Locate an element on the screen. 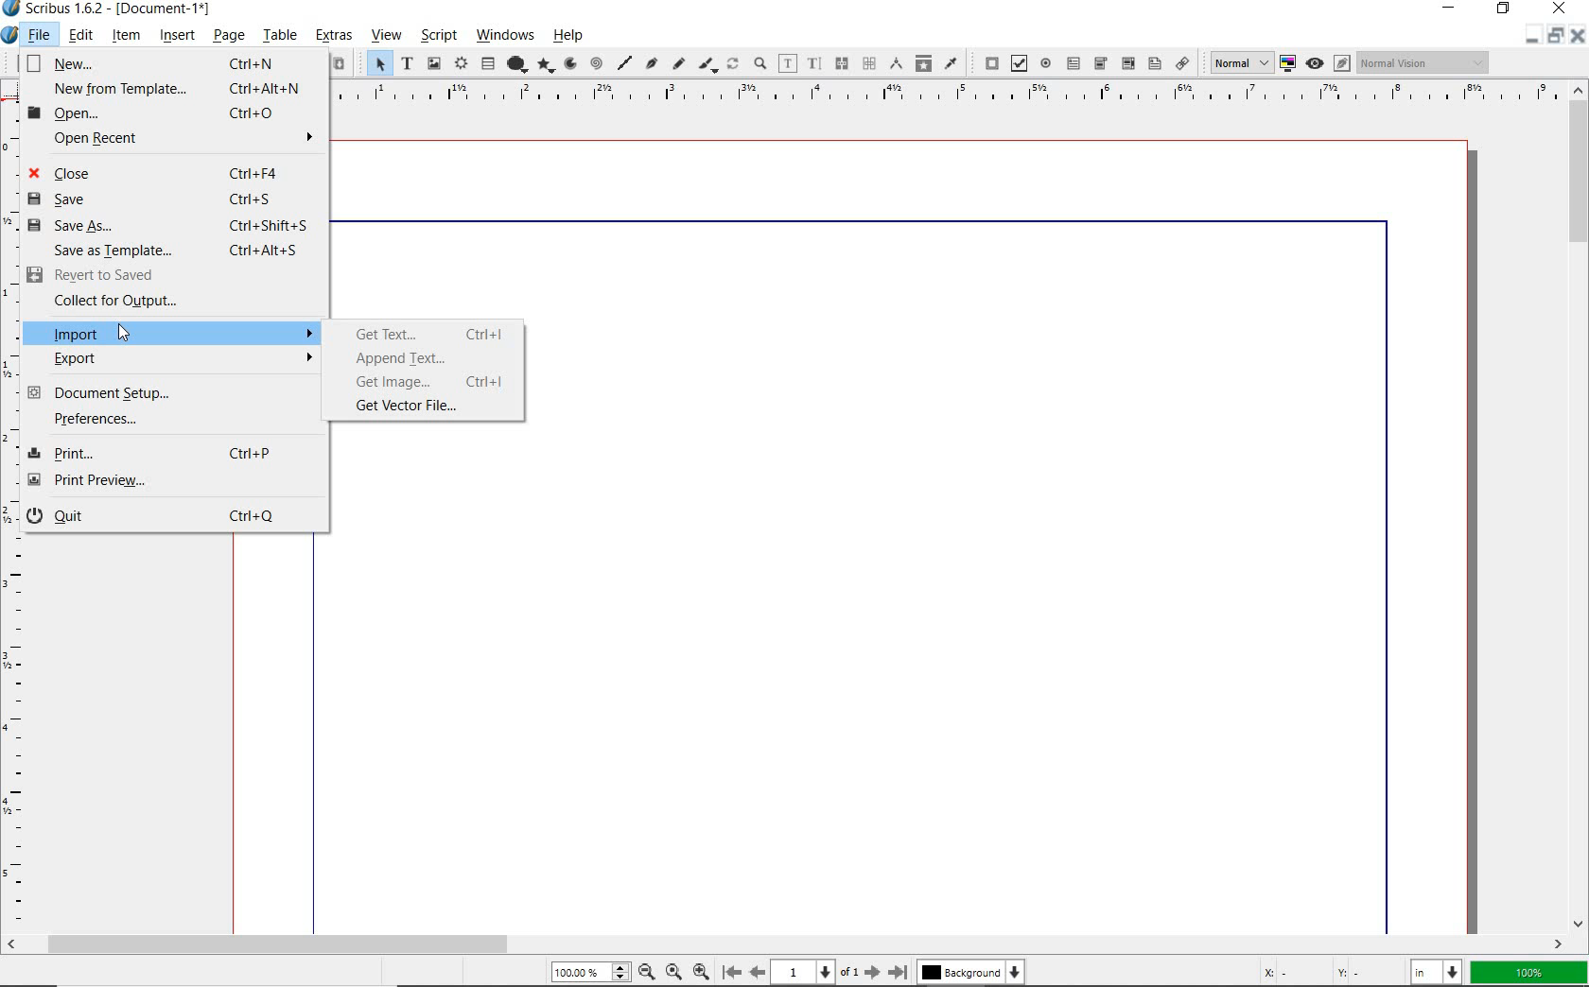 The height and width of the screenshot is (987, 1589). item is located at coordinates (126, 37).